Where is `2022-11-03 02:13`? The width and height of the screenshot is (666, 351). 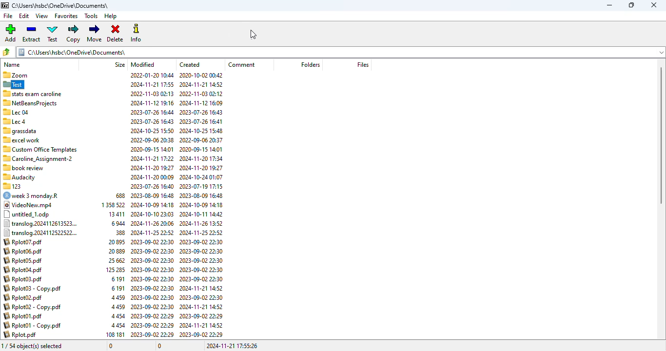 2022-11-03 02:13 is located at coordinates (152, 94).